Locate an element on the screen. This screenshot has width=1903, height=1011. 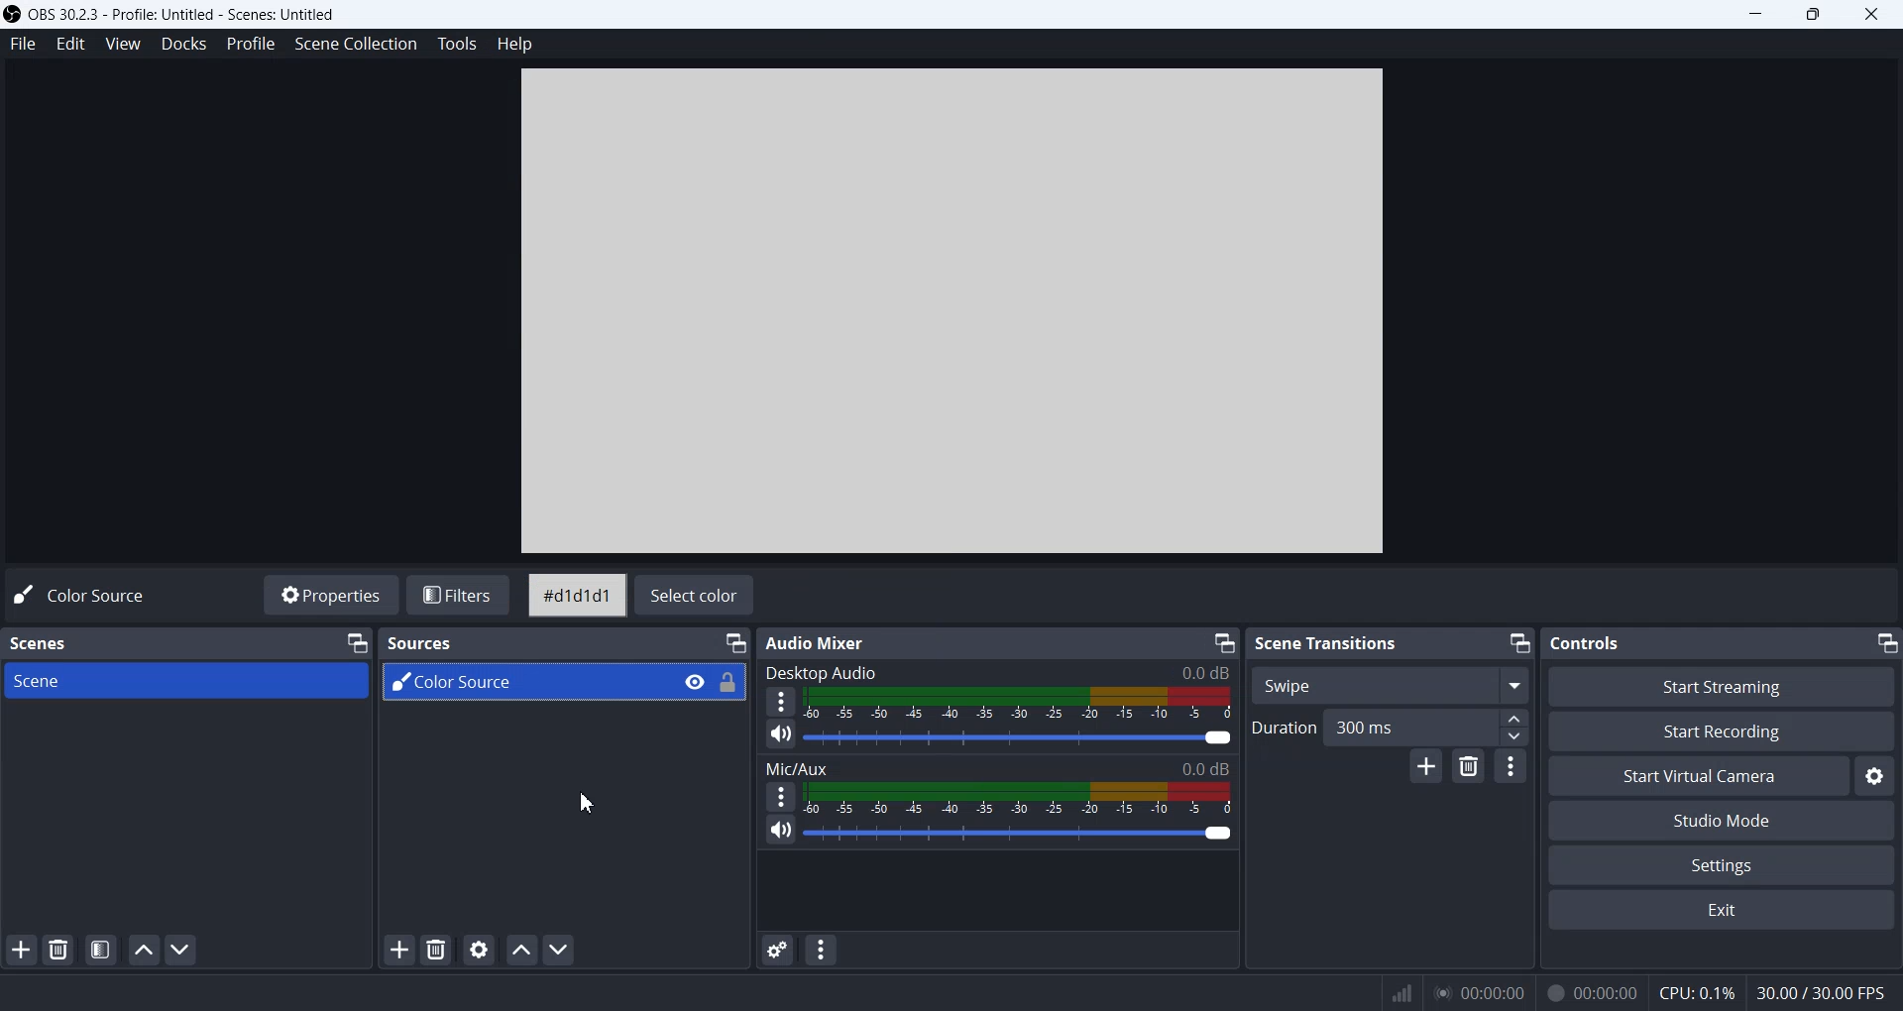
Duration is located at coordinates (1280, 728).